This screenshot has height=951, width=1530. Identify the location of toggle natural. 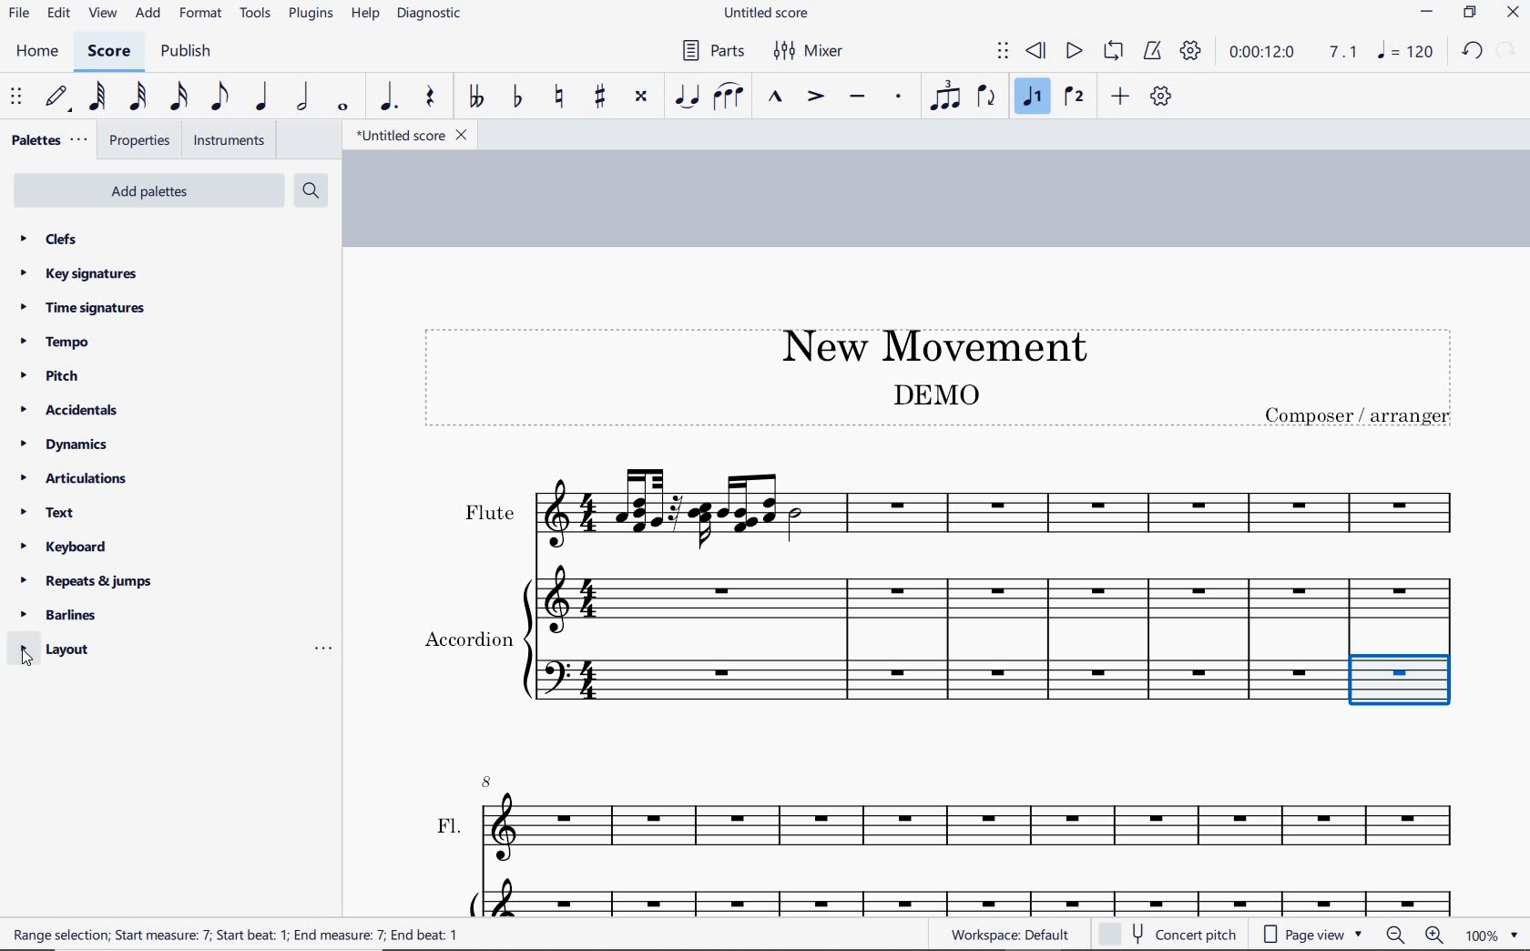
(561, 97).